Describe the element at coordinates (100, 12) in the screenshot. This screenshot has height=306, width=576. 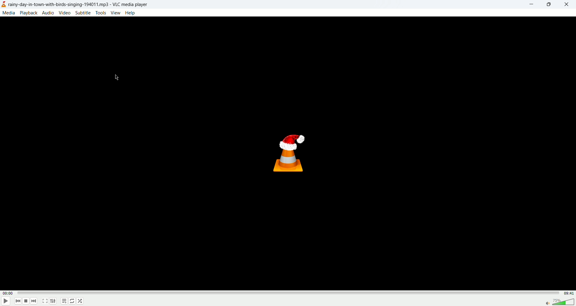
I see `tools` at that location.